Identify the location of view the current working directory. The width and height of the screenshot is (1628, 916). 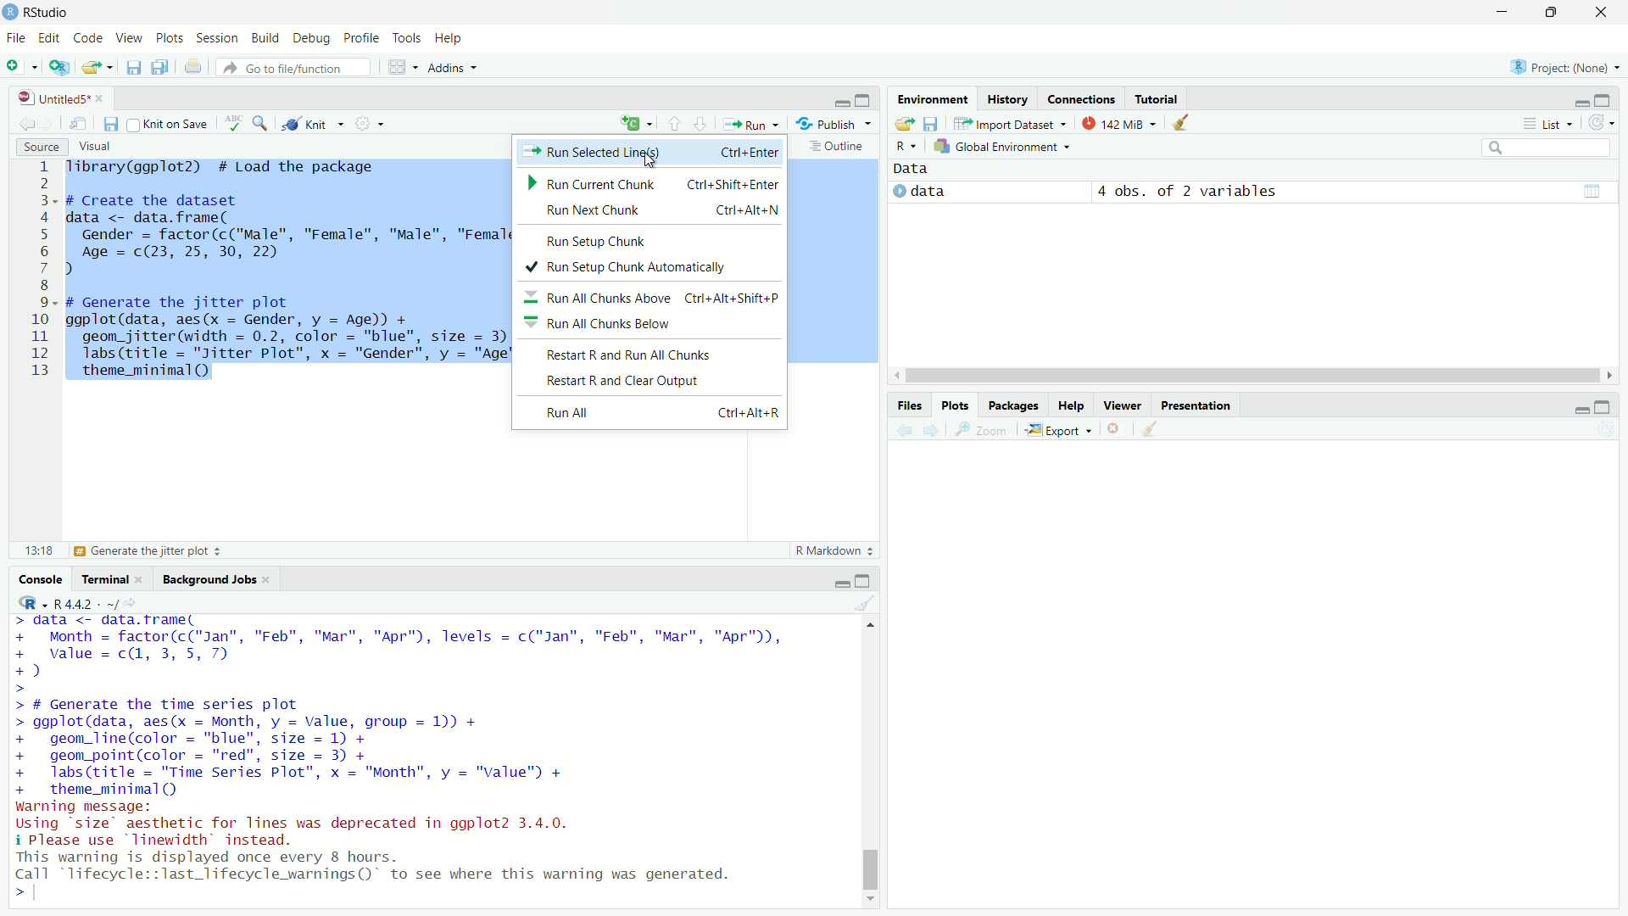
(137, 603).